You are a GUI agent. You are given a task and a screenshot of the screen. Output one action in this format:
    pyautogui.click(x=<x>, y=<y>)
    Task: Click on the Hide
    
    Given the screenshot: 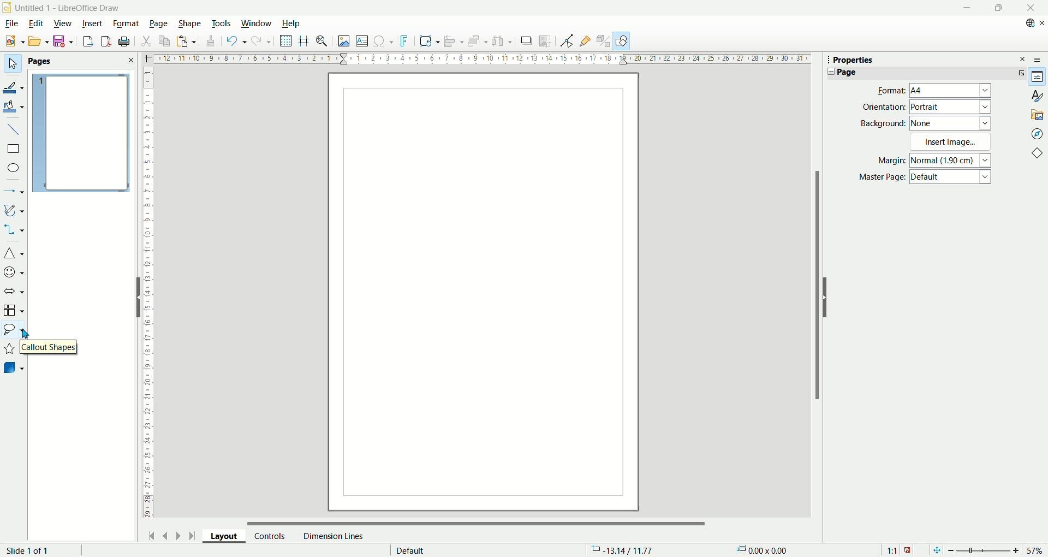 What is the action you would take?
    pyautogui.click(x=827, y=297)
    